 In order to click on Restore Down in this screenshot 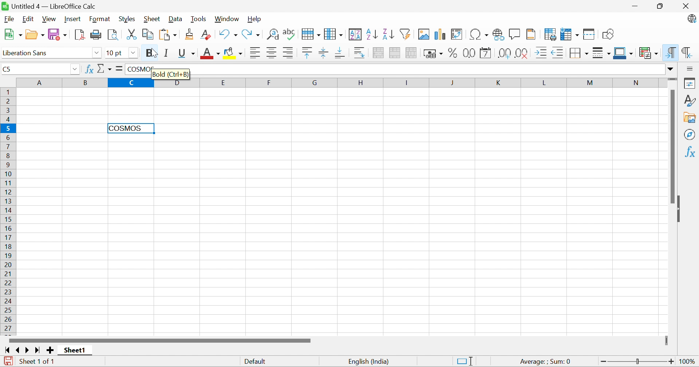, I will do `click(660, 5)`.